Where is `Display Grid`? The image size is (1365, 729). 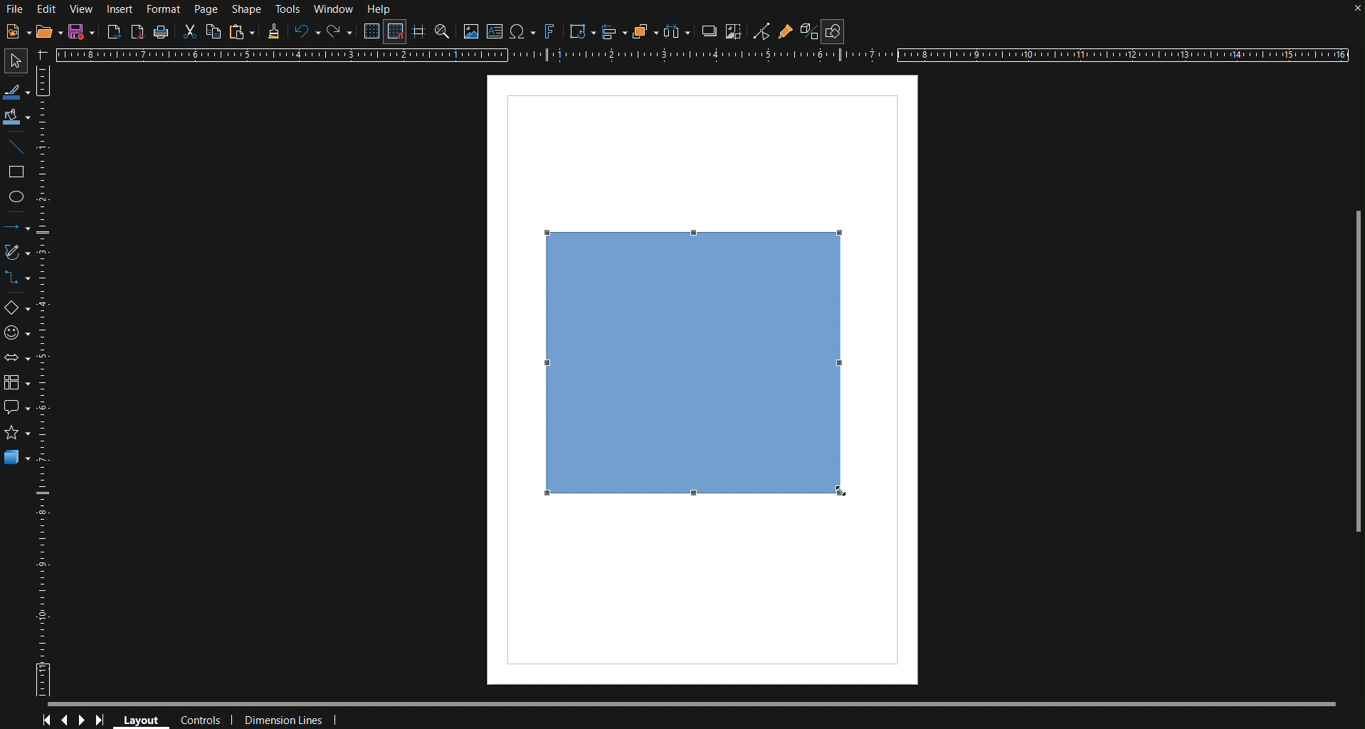 Display Grid is located at coordinates (373, 31).